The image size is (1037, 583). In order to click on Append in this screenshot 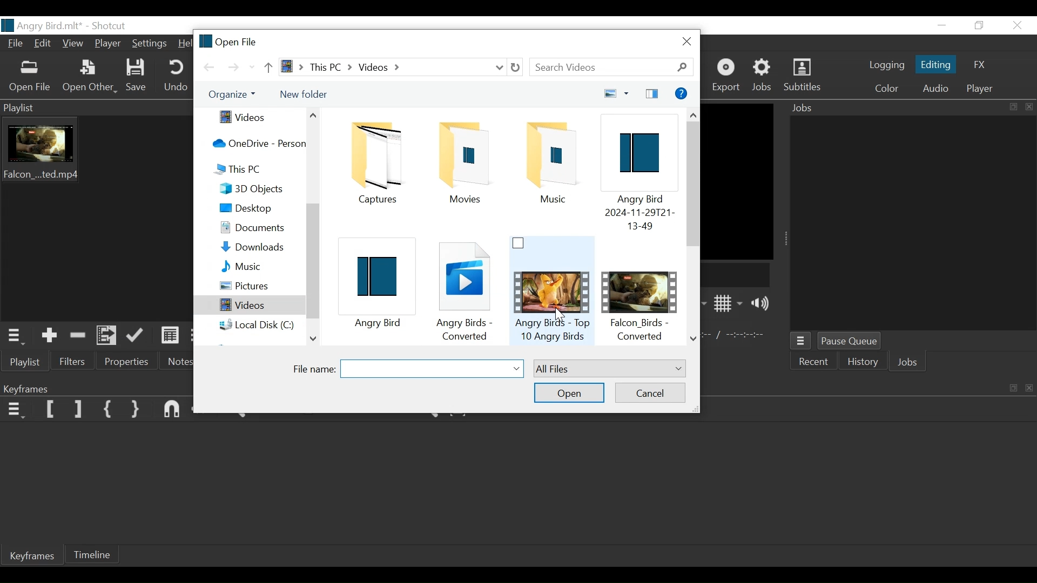, I will do `click(137, 336)`.